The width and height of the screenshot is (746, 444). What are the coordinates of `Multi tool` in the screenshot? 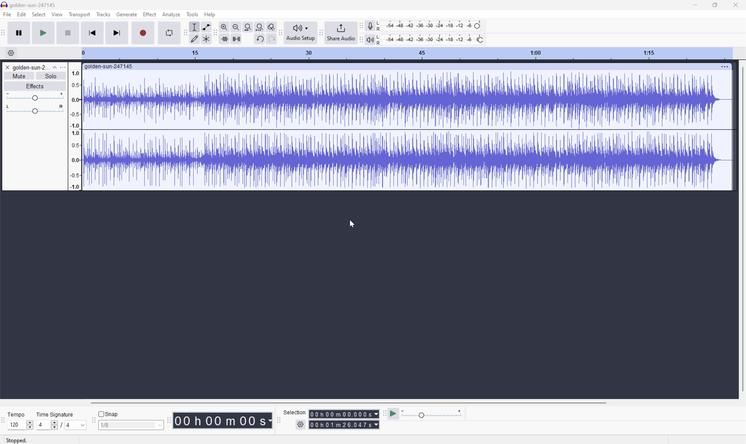 It's located at (205, 39).